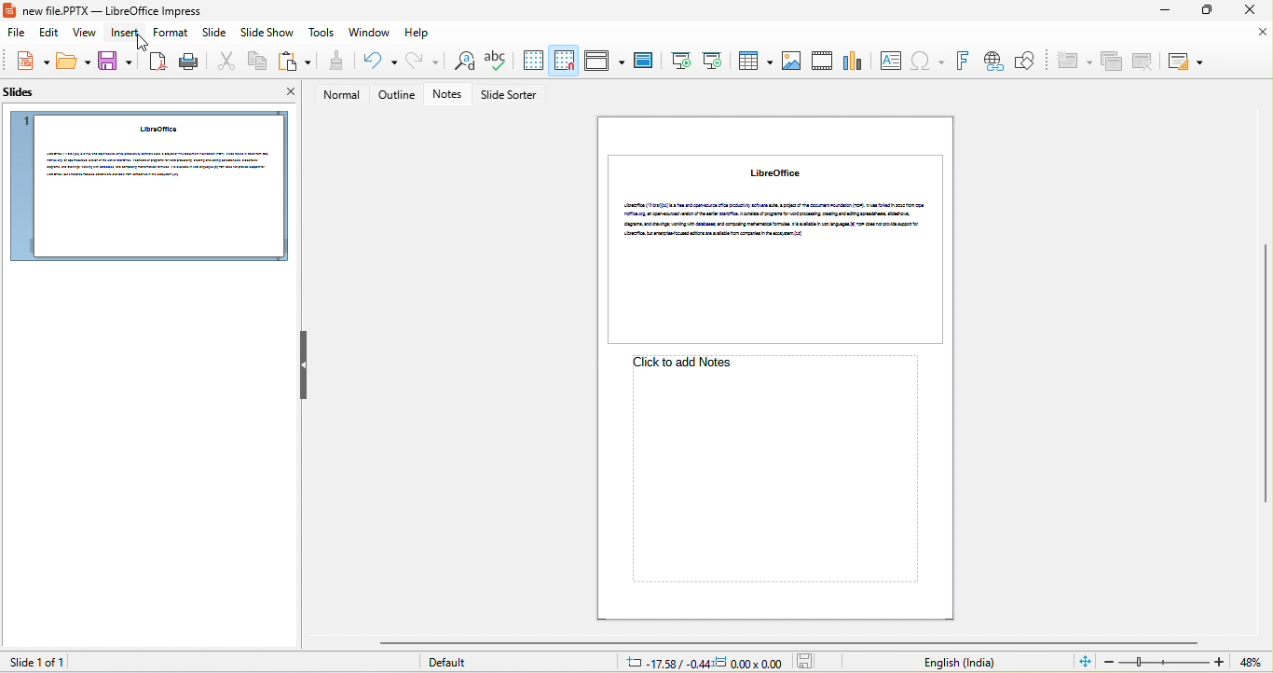 The height and width of the screenshot is (673, 1273). I want to click on current zoom 71%, so click(1255, 663).